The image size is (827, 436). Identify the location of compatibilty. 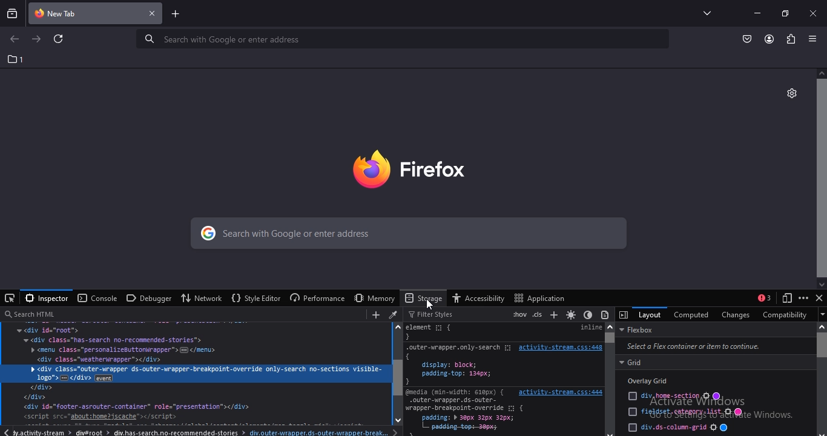
(783, 314).